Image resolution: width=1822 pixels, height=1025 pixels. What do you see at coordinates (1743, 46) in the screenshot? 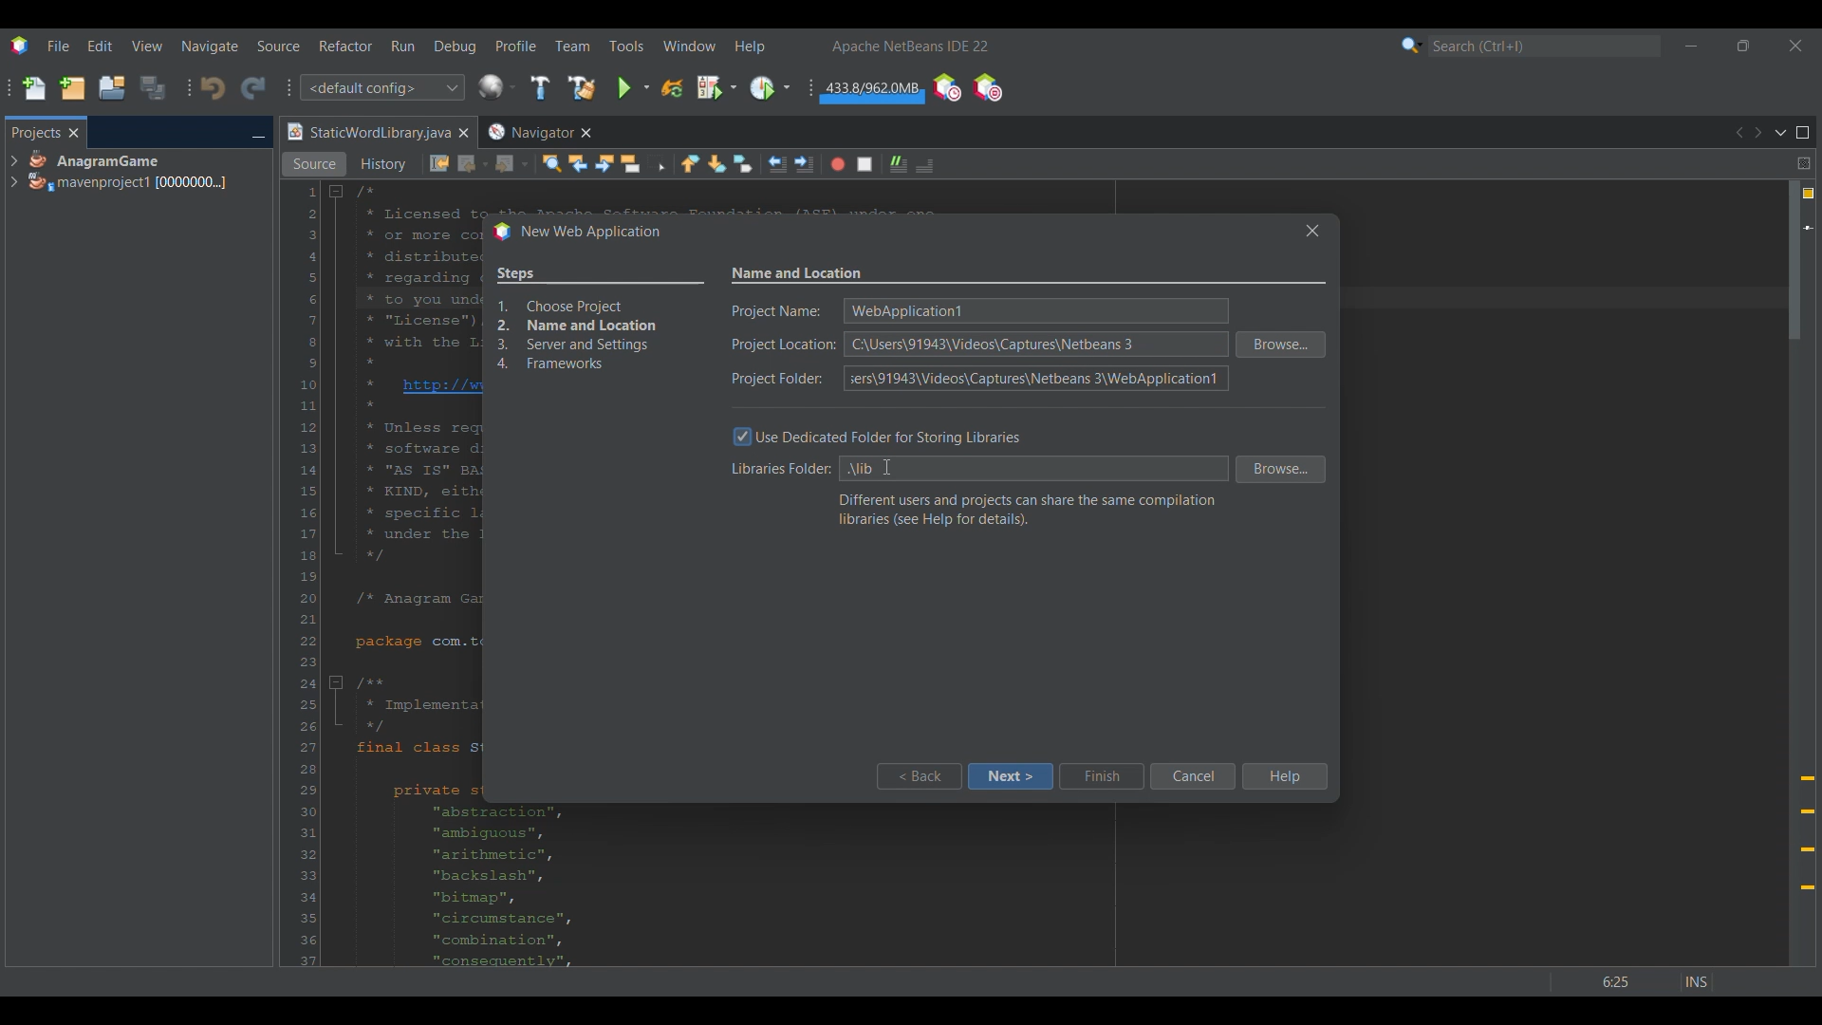
I see `Show in smaller tab` at bounding box center [1743, 46].